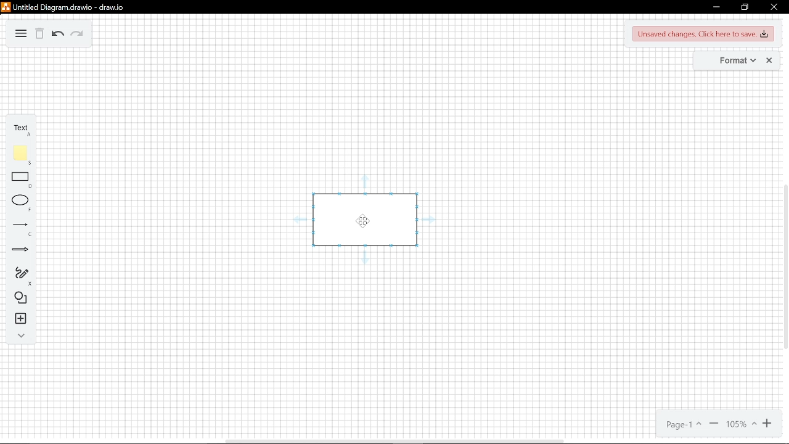 The image size is (789, 444). Describe the element at coordinates (767, 423) in the screenshot. I see `current zoom` at that location.